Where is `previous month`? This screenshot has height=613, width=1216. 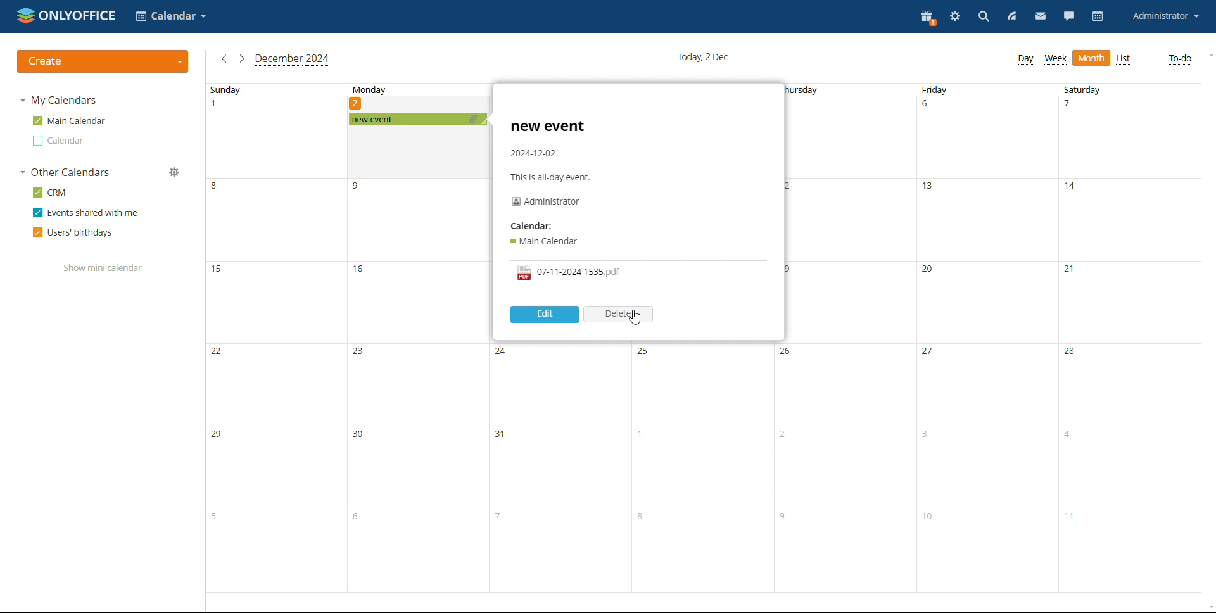
previous month is located at coordinates (224, 58).